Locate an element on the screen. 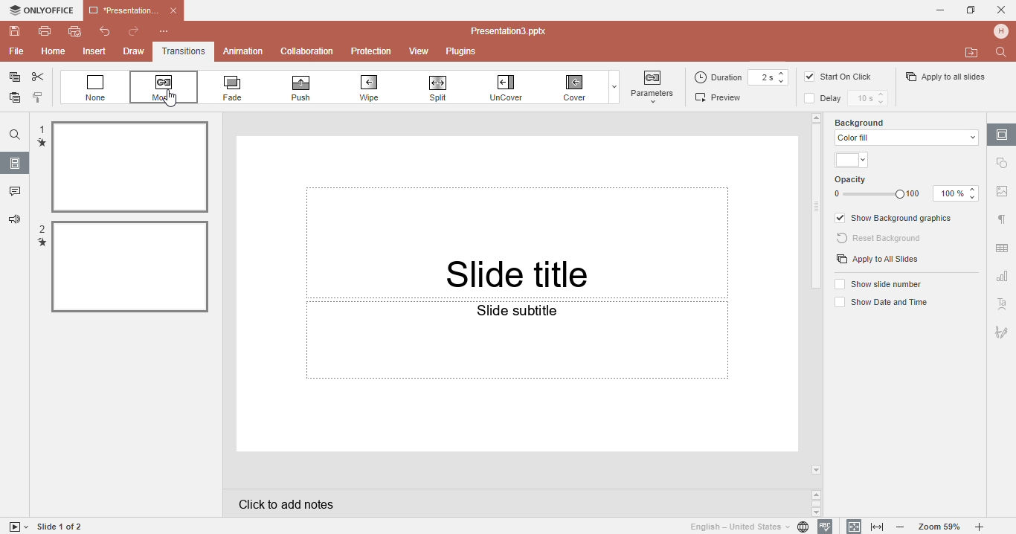 The image size is (1016, 534). Profile name is located at coordinates (1003, 30).